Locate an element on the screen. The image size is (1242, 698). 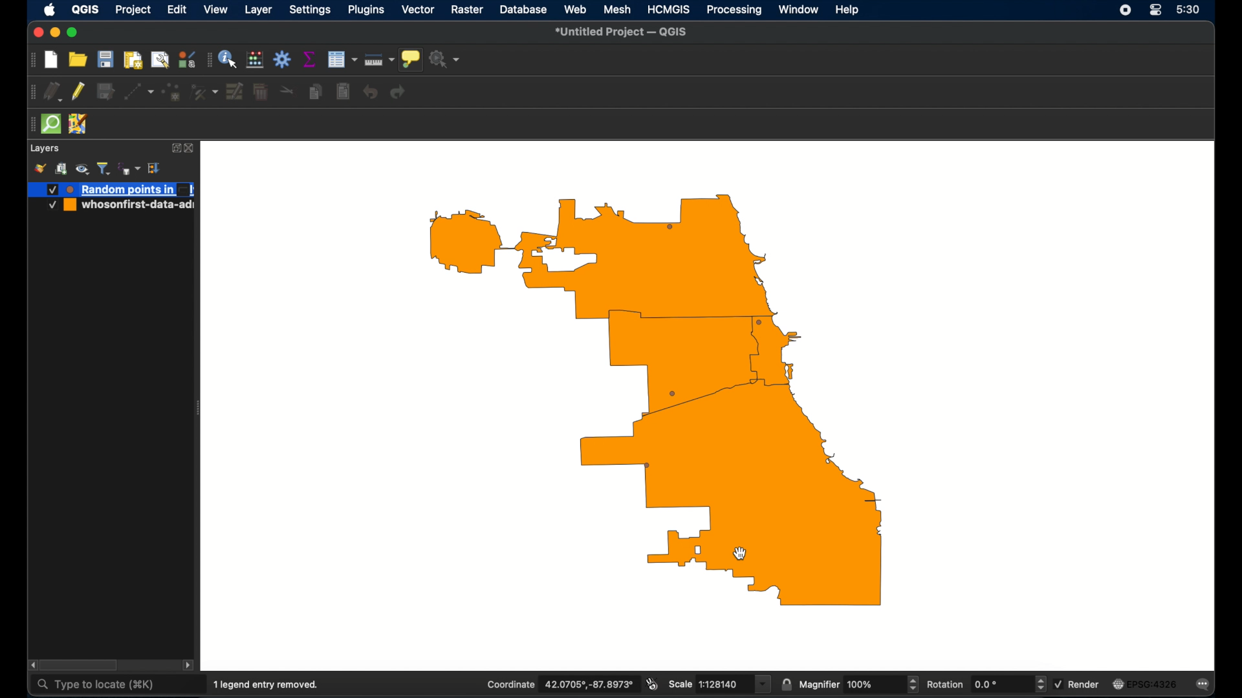
layers is located at coordinates (45, 149).